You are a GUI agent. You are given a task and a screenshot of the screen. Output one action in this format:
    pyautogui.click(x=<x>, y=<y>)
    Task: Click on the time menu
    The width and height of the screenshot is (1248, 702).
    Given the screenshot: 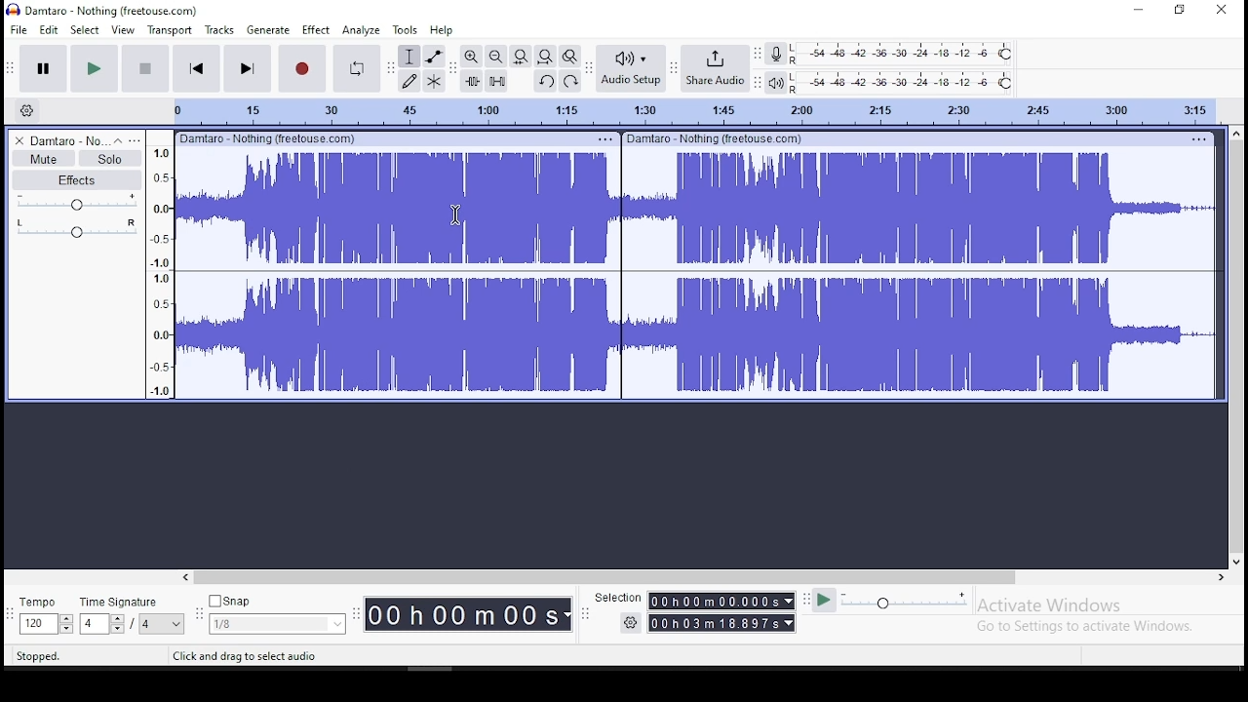 What is the action you would take?
    pyautogui.click(x=722, y=602)
    